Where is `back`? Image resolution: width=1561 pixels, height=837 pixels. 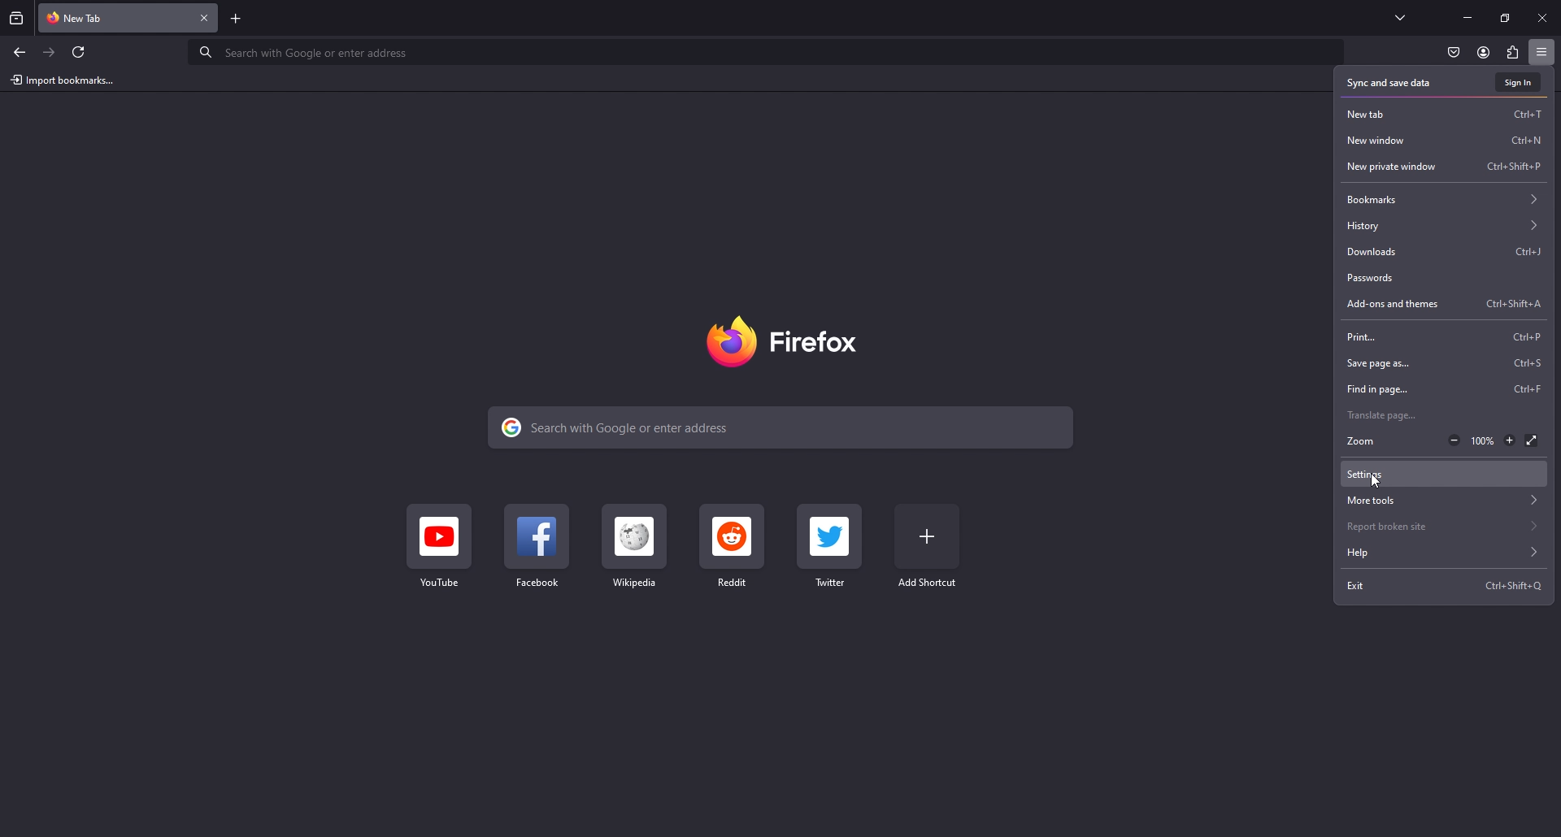
back is located at coordinates (19, 52).